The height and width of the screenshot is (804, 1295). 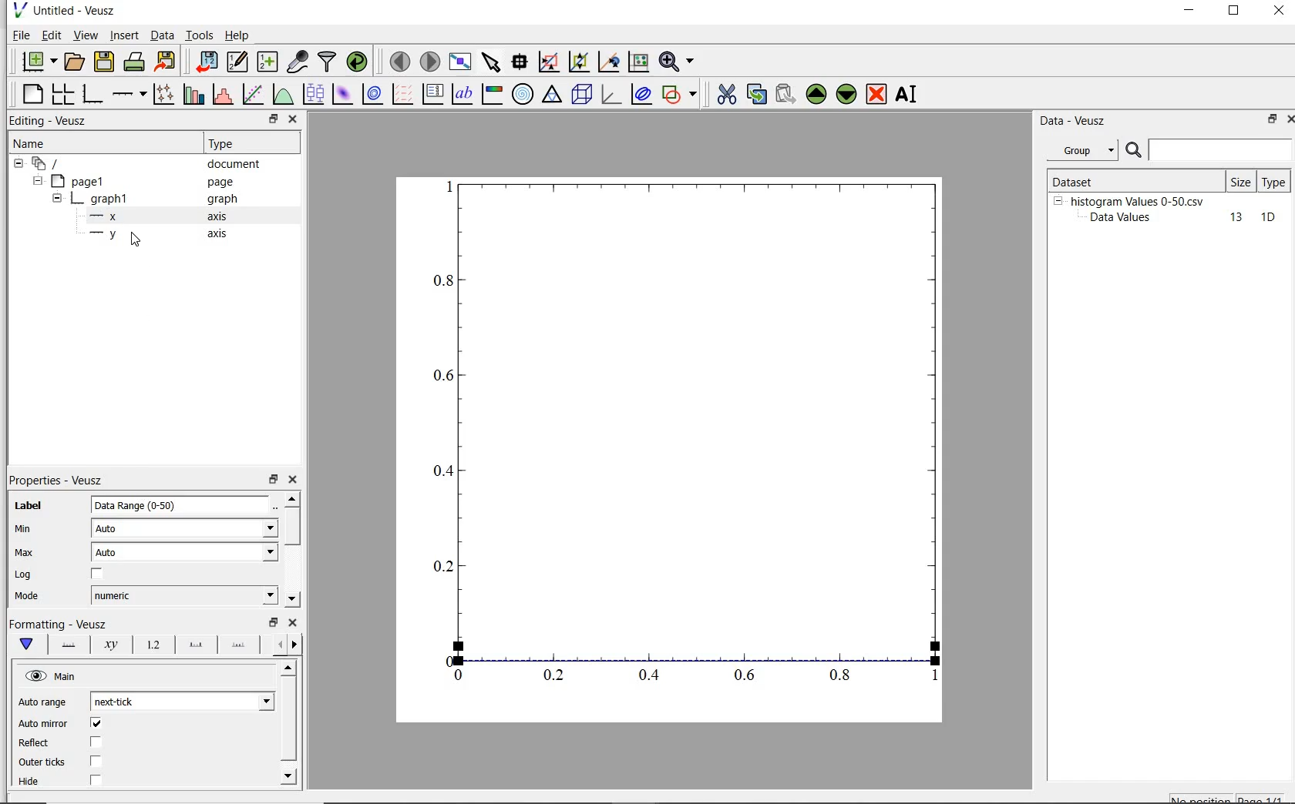 I want to click on edit and create new datasets, so click(x=237, y=61).